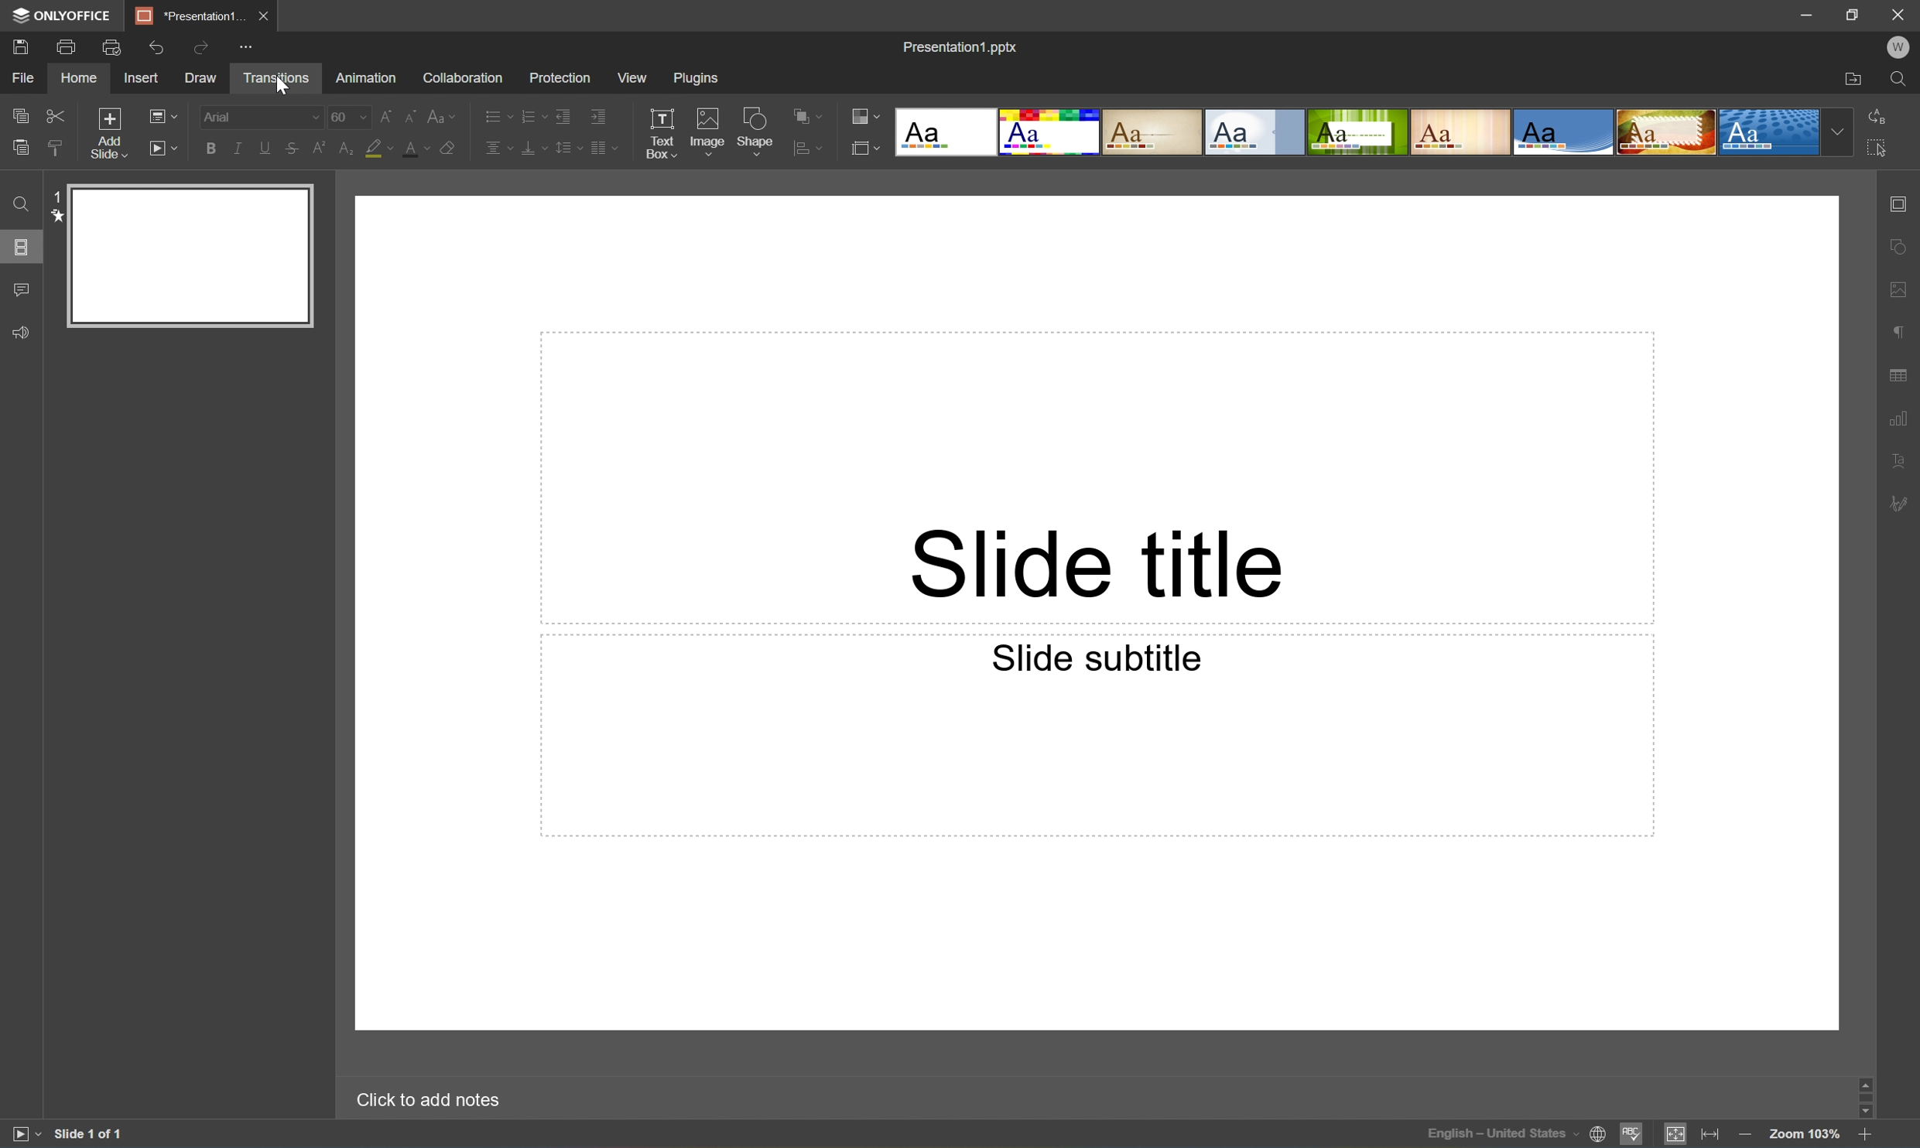  I want to click on Table settings, so click(1898, 374).